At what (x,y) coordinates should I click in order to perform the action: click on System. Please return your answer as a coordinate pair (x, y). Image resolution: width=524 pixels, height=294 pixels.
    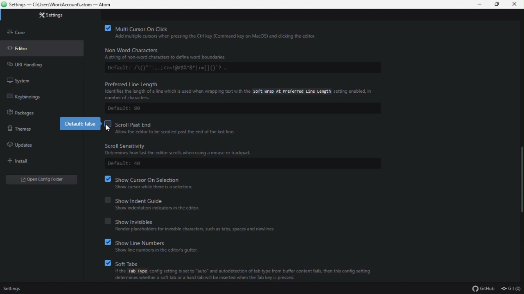
    Looking at the image, I should click on (23, 80).